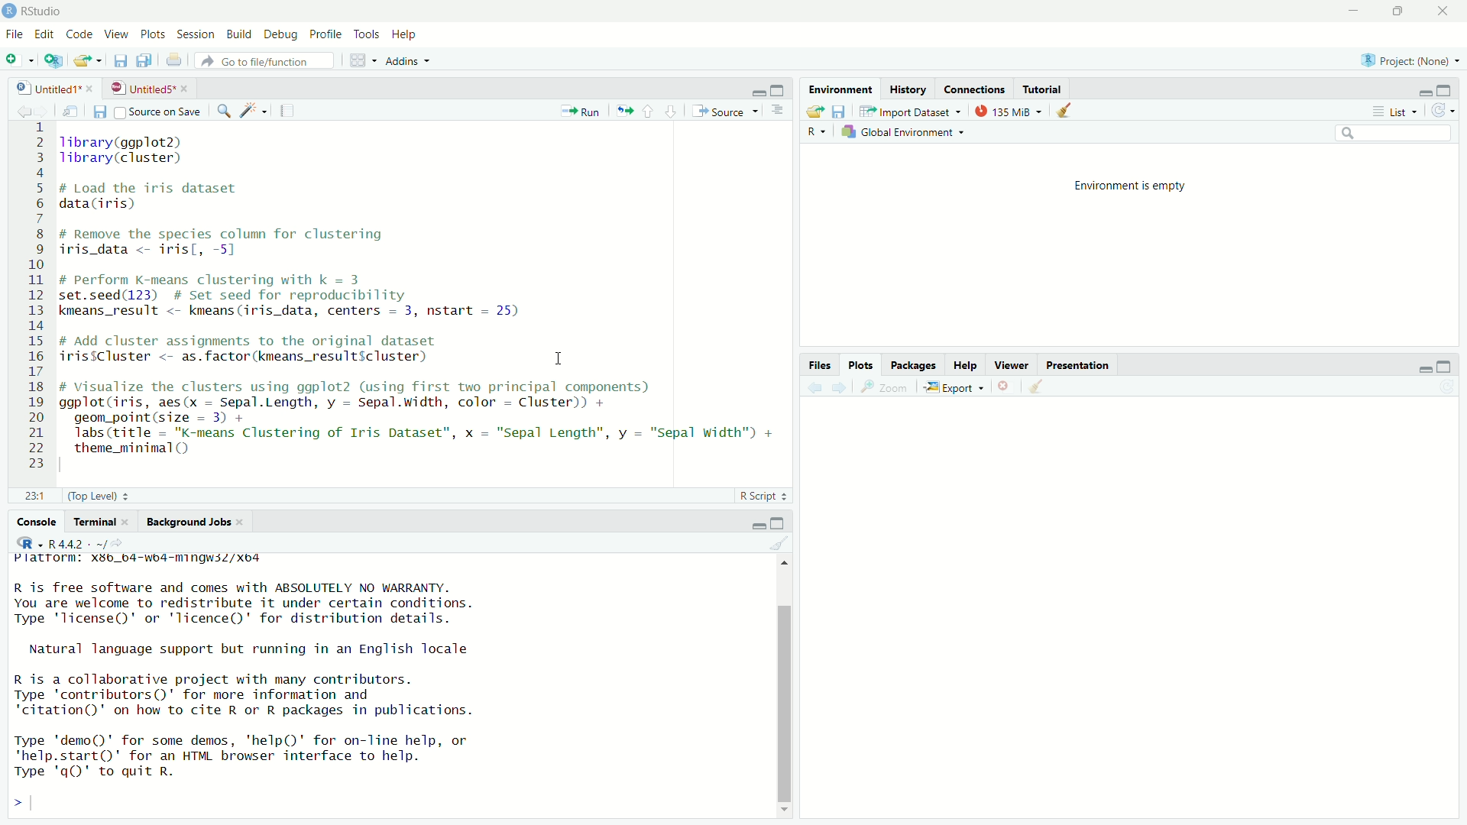 The width and height of the screenshot is (1467, 825). Describe the element at coordinates (886, 387) in the screenshot. I see `view a larger version of the plot in new window` at that location.